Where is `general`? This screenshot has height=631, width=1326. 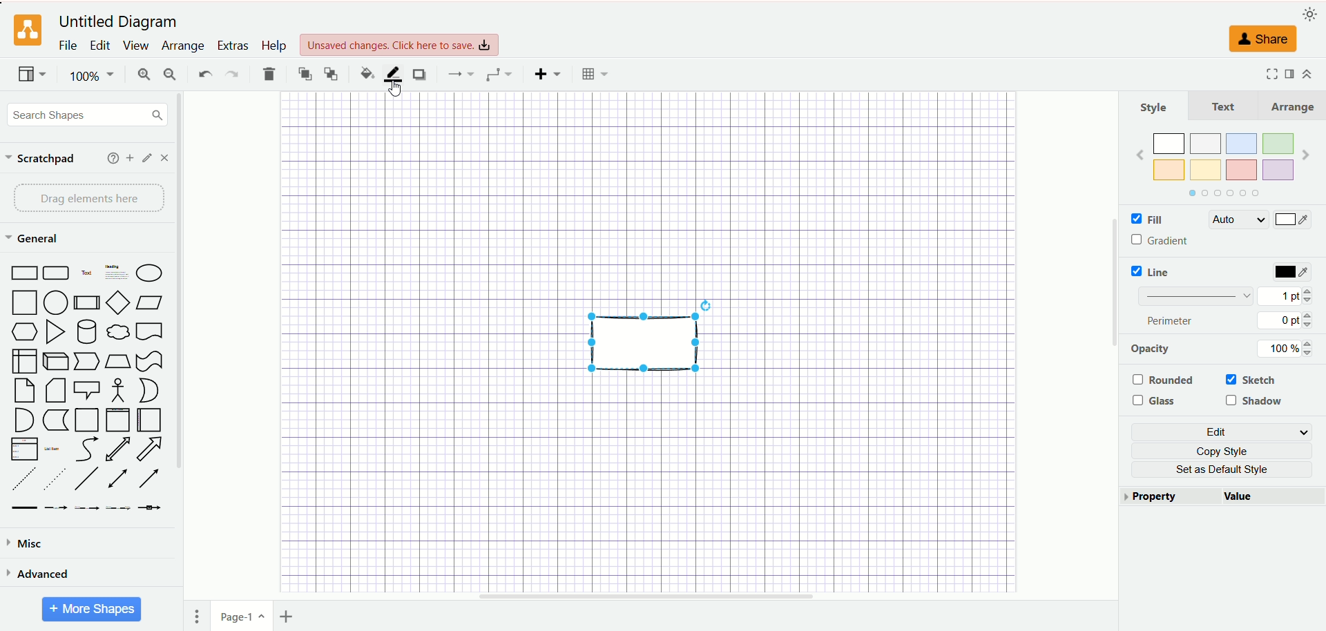
general is located at coordinates (34, 238).